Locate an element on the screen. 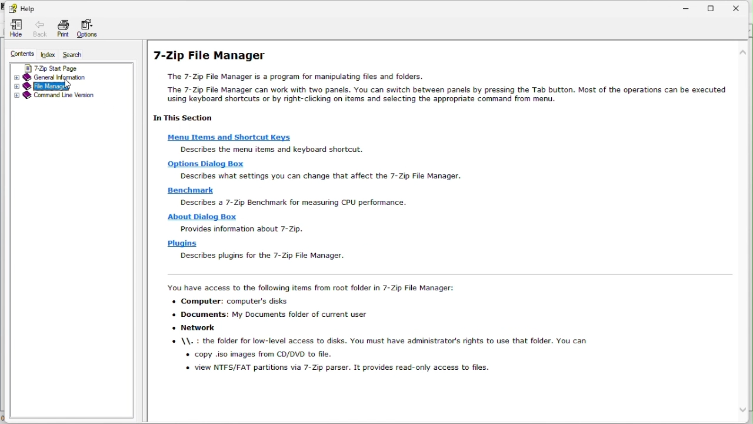  index is located at coordinates (49, 55).